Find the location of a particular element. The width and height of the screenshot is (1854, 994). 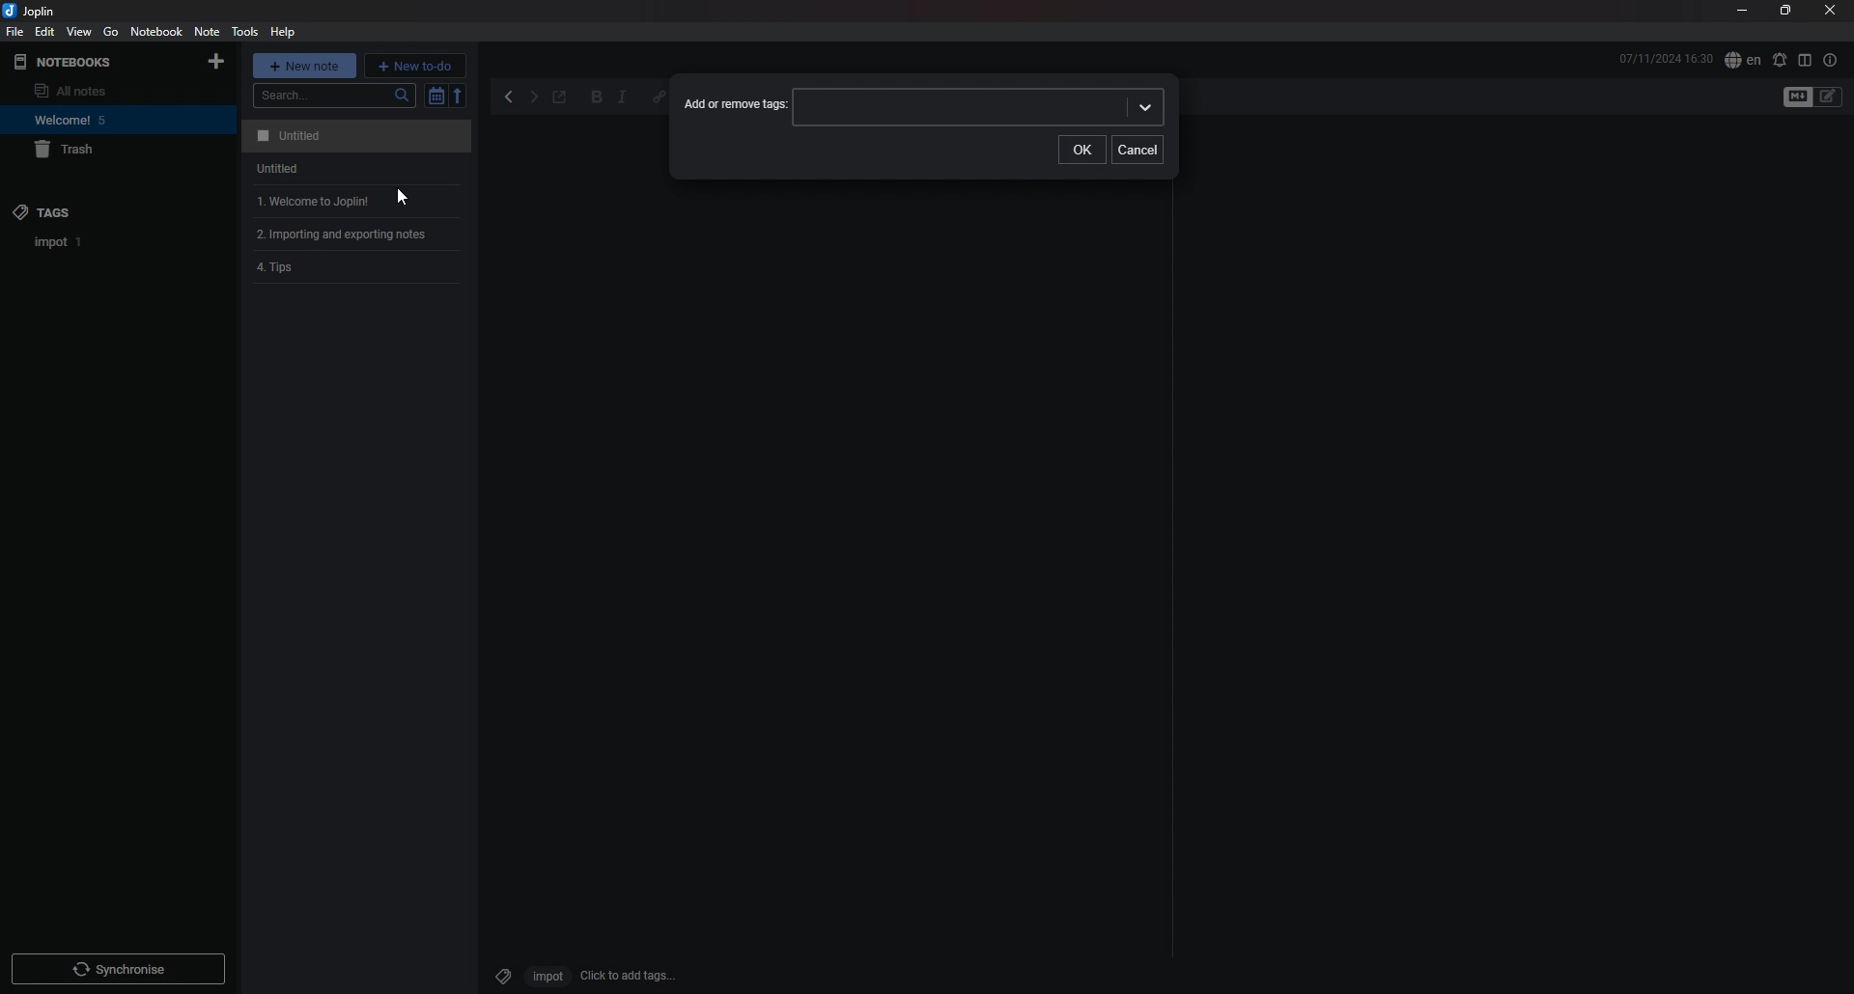

4. Tips is located at coordinates (284, 269).